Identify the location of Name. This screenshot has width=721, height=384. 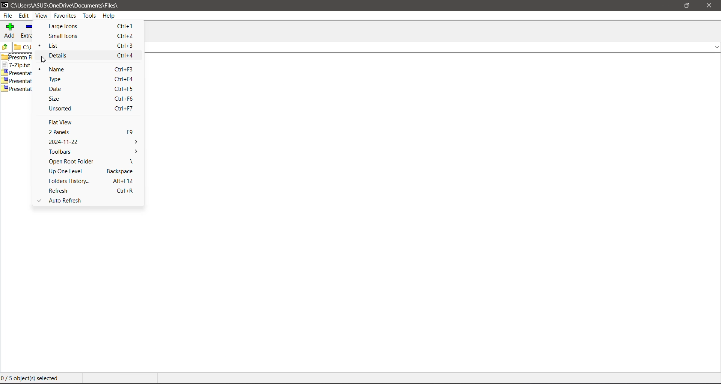
(91, 69).